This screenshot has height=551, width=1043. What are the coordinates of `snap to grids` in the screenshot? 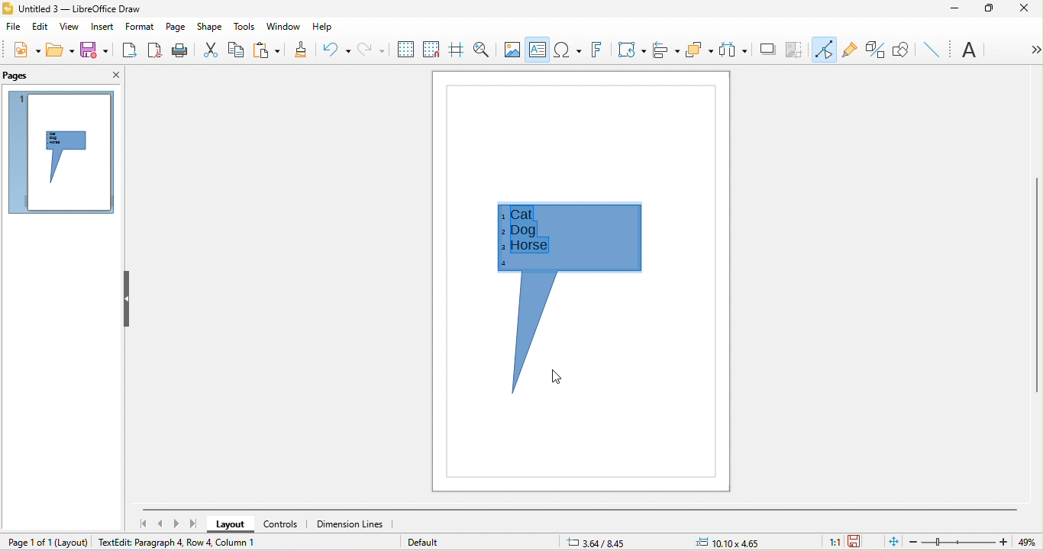 It's located at (431, 51).